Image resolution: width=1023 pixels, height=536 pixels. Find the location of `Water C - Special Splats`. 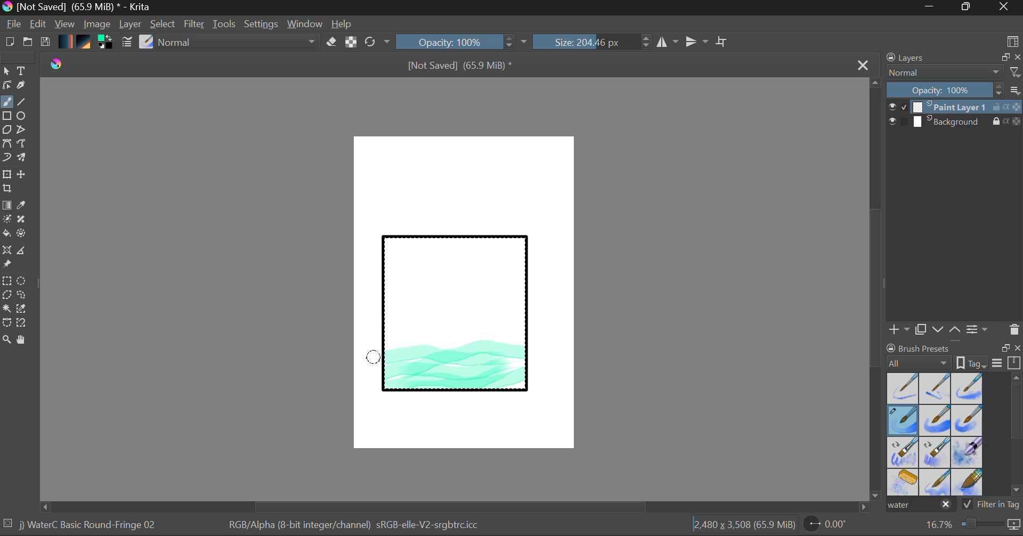

Water C - Special Splats is located at coordinates (904, 482).